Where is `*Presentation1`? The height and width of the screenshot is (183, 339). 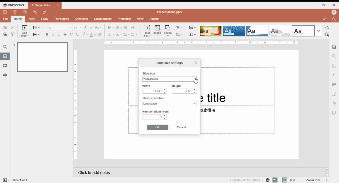
*Presentation1 is located at coordinates (45, 5).